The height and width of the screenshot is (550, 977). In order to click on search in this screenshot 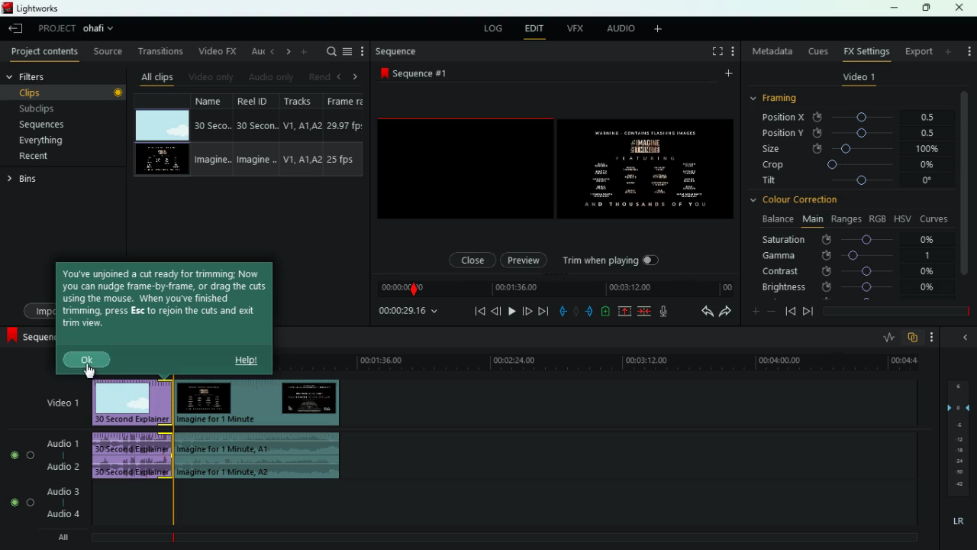, I will do `click(330, 51)`.